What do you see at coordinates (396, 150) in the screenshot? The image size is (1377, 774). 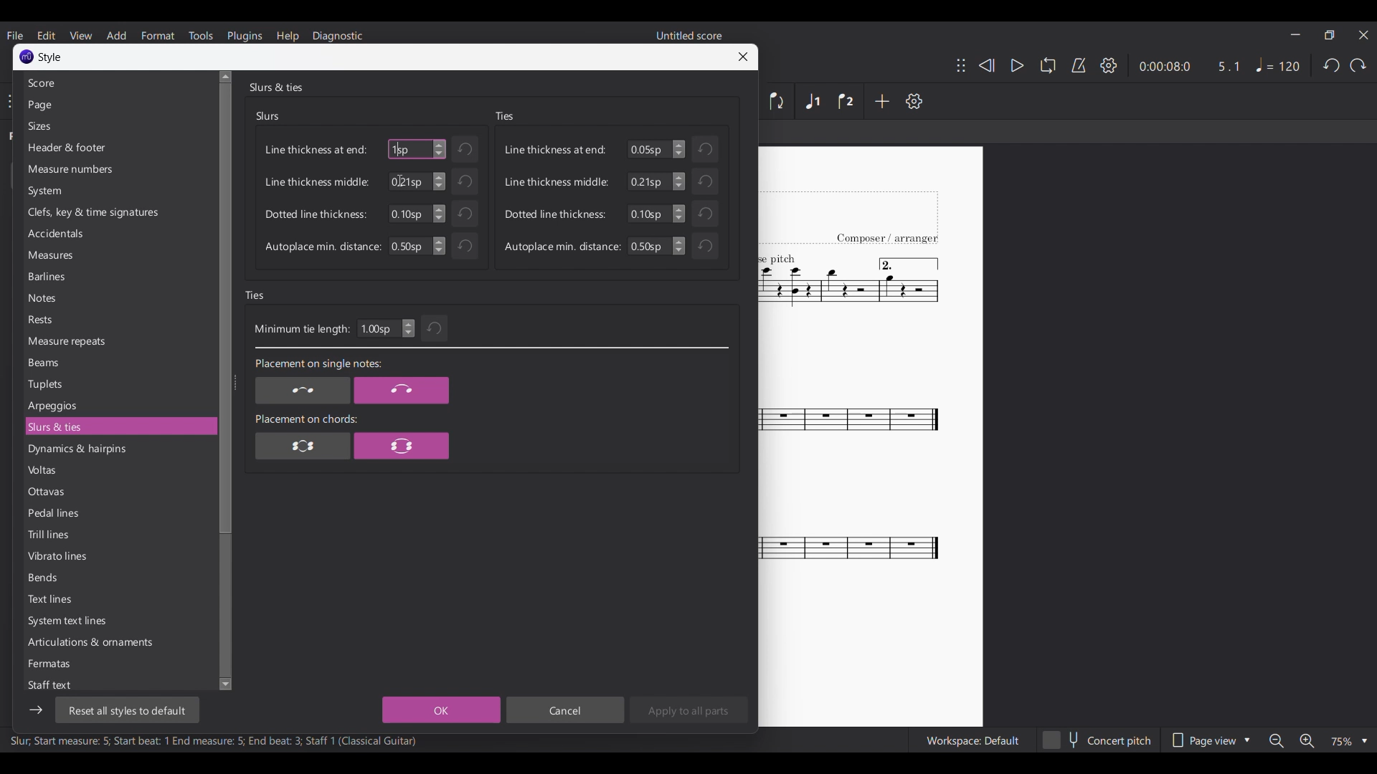 I see `1` at bounding box center [396, 150].